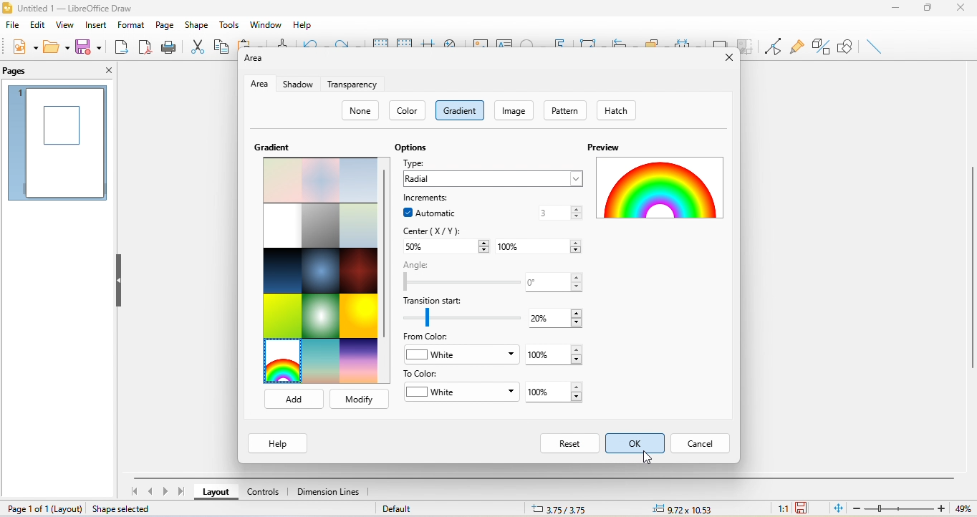 The height and width of the screenshot is (517, 977). Describe the element at coordinates (169, 49) in the screenshot. I see `print` at that location.